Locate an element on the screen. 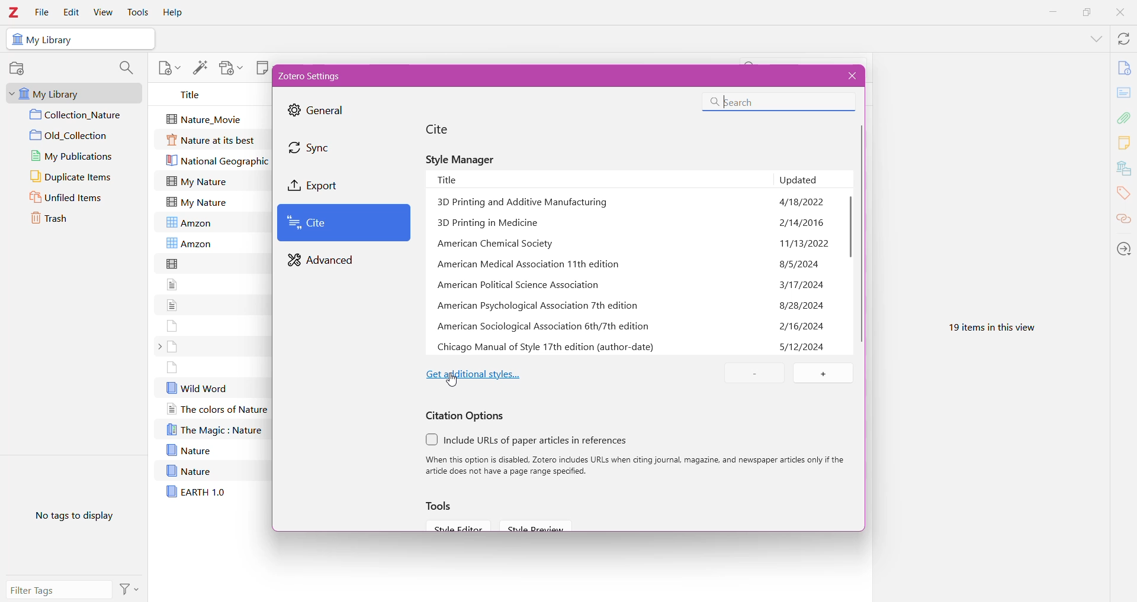 The width and height of the screenshot is (1137, 602). Nature_Movie is located at coordinates (208, 118).